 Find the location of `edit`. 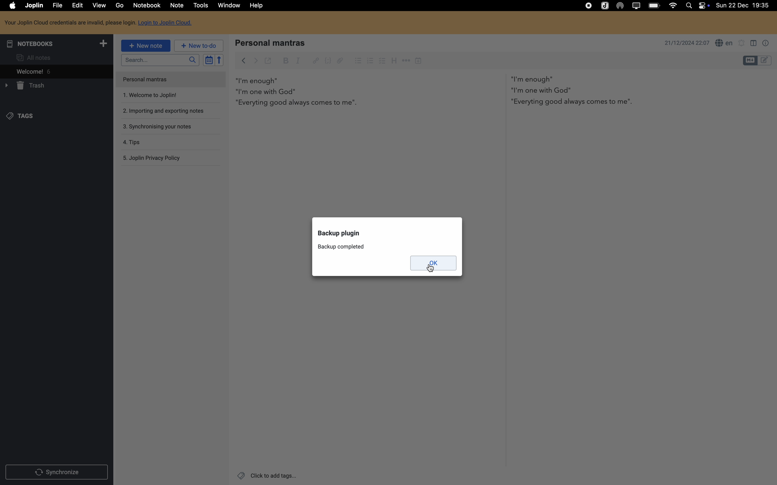

edit is located at coordinates (77, 5).